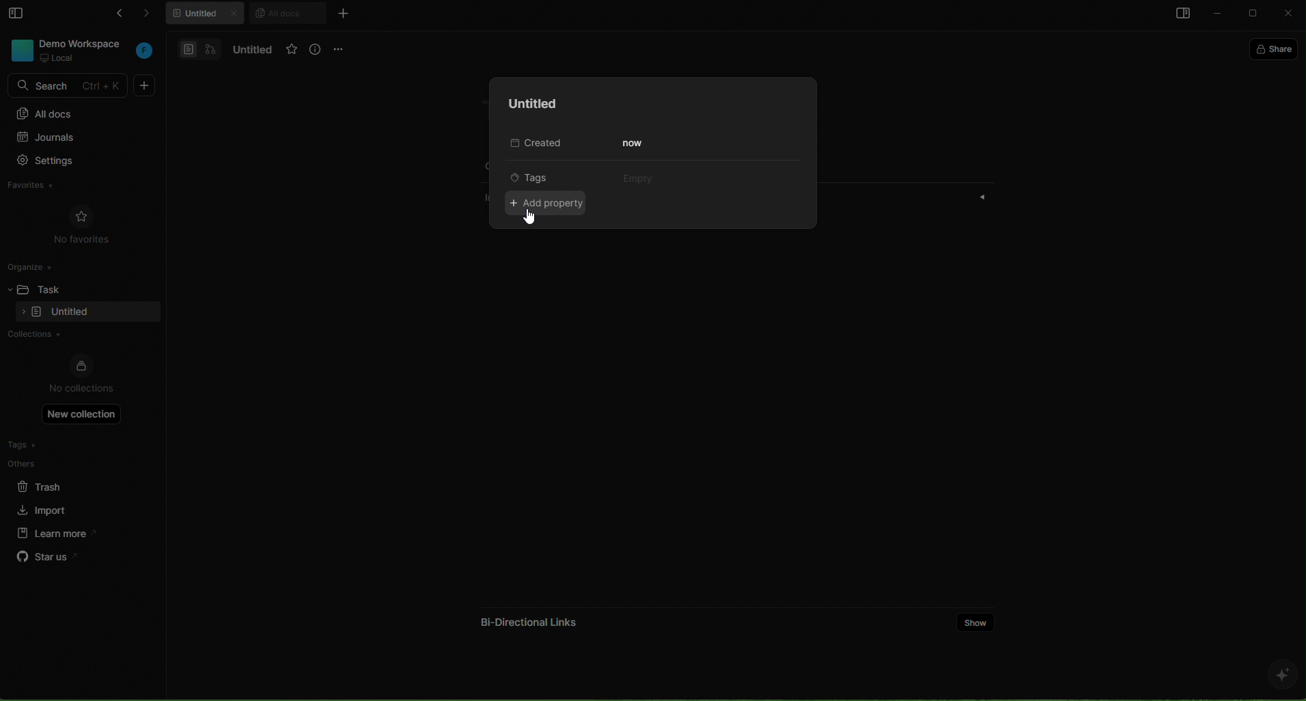 Image resolution: width=1306 pixels, height=701 pixels. I want to click on collections, so click(77, 335).